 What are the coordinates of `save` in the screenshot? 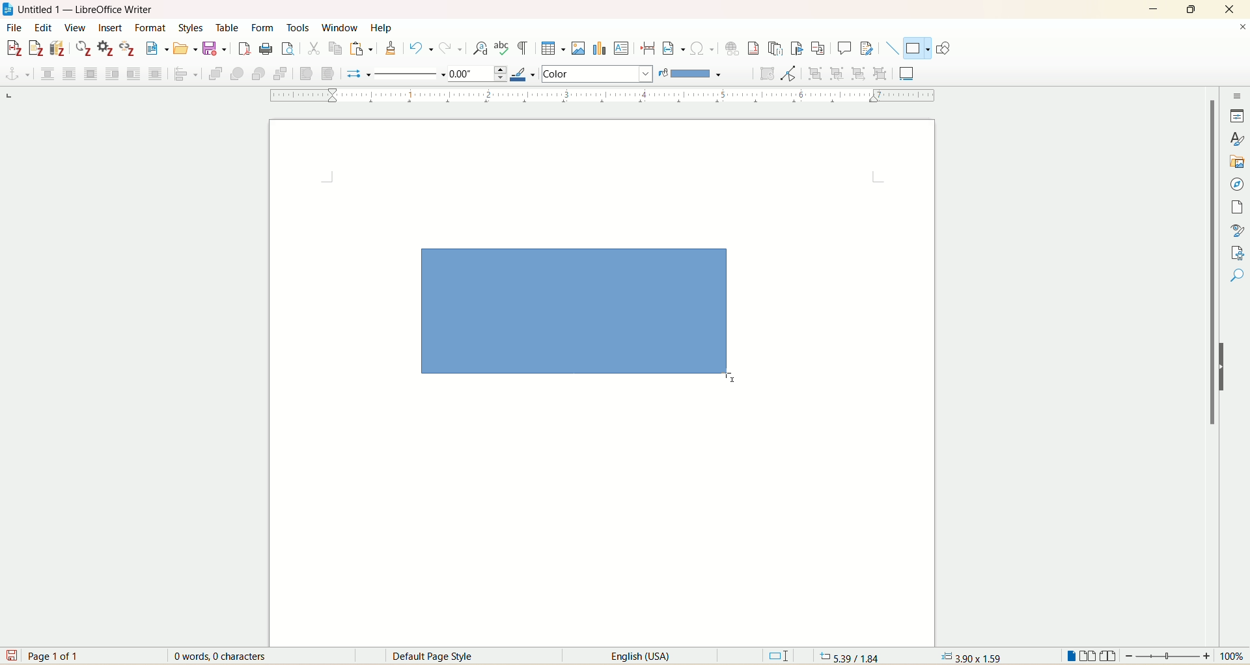 It's located at (216, 49).